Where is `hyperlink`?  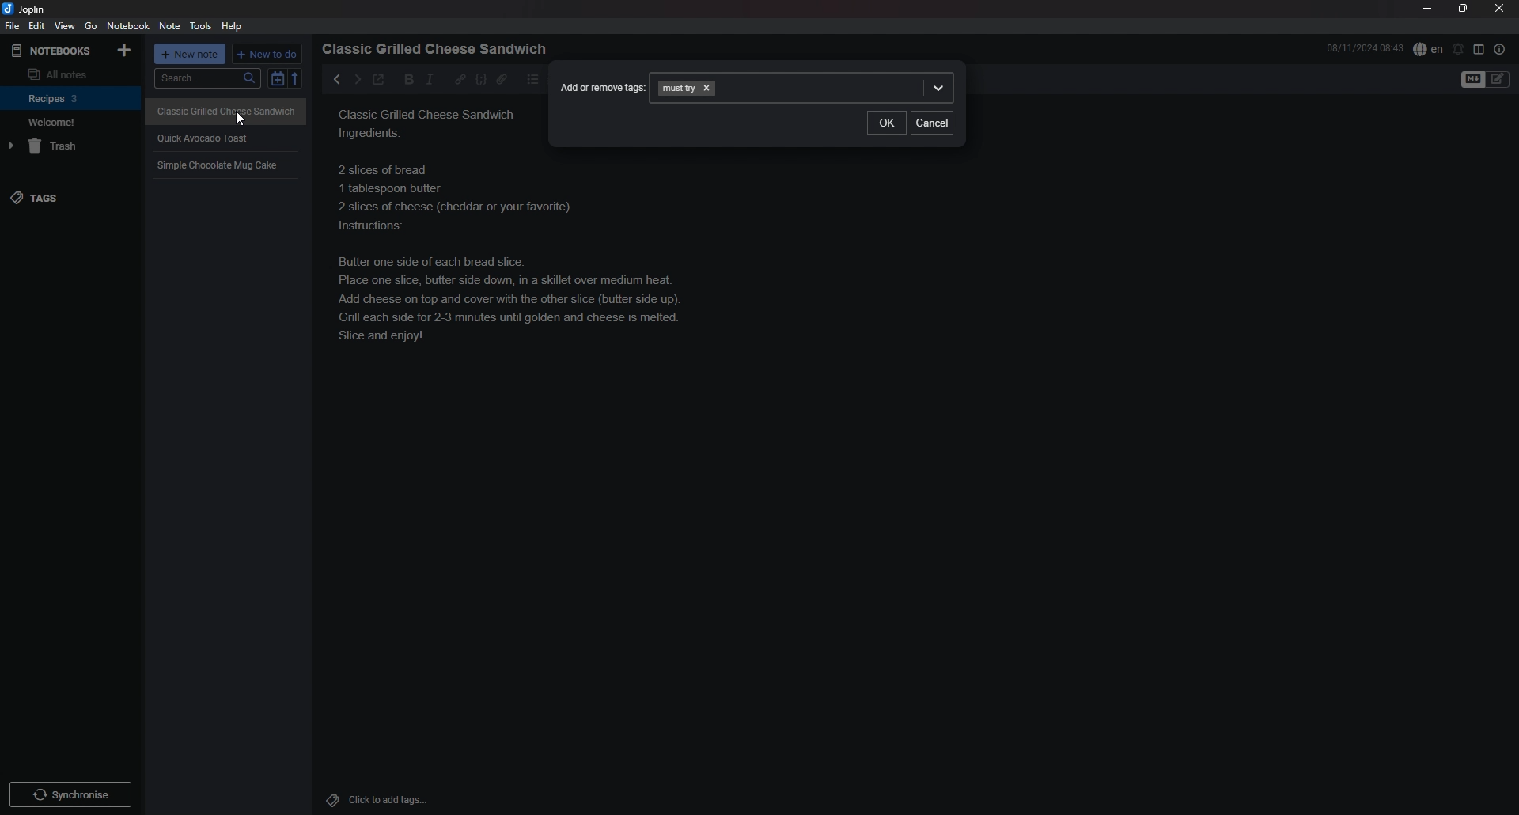
hyperlink is located at coordinates (460, 78).